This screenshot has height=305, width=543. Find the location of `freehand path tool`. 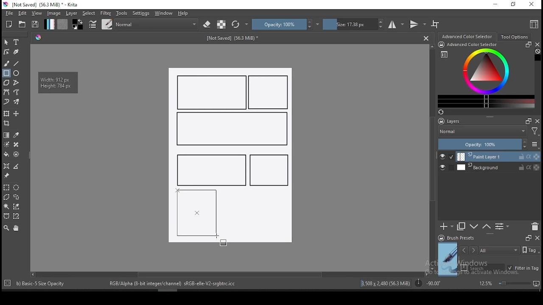

freehand path tool is located at coordinates (17, 92).